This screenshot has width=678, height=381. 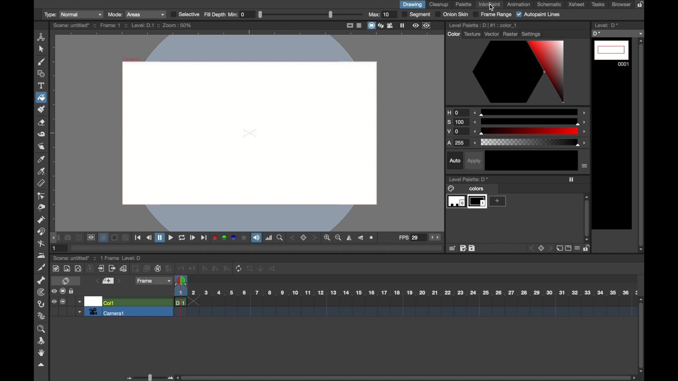 I want to click on stop, so click(x=540, y=248).